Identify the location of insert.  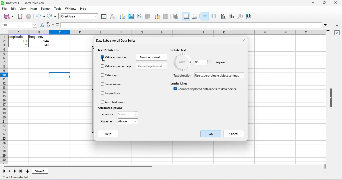
(34, 9).